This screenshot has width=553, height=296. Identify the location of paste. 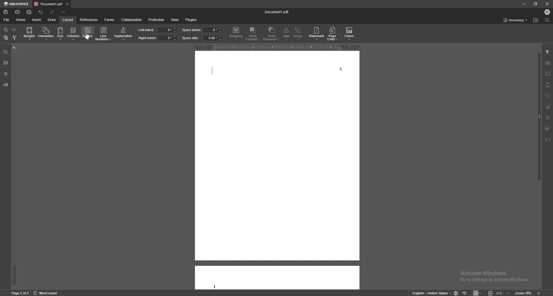
(6, 38).